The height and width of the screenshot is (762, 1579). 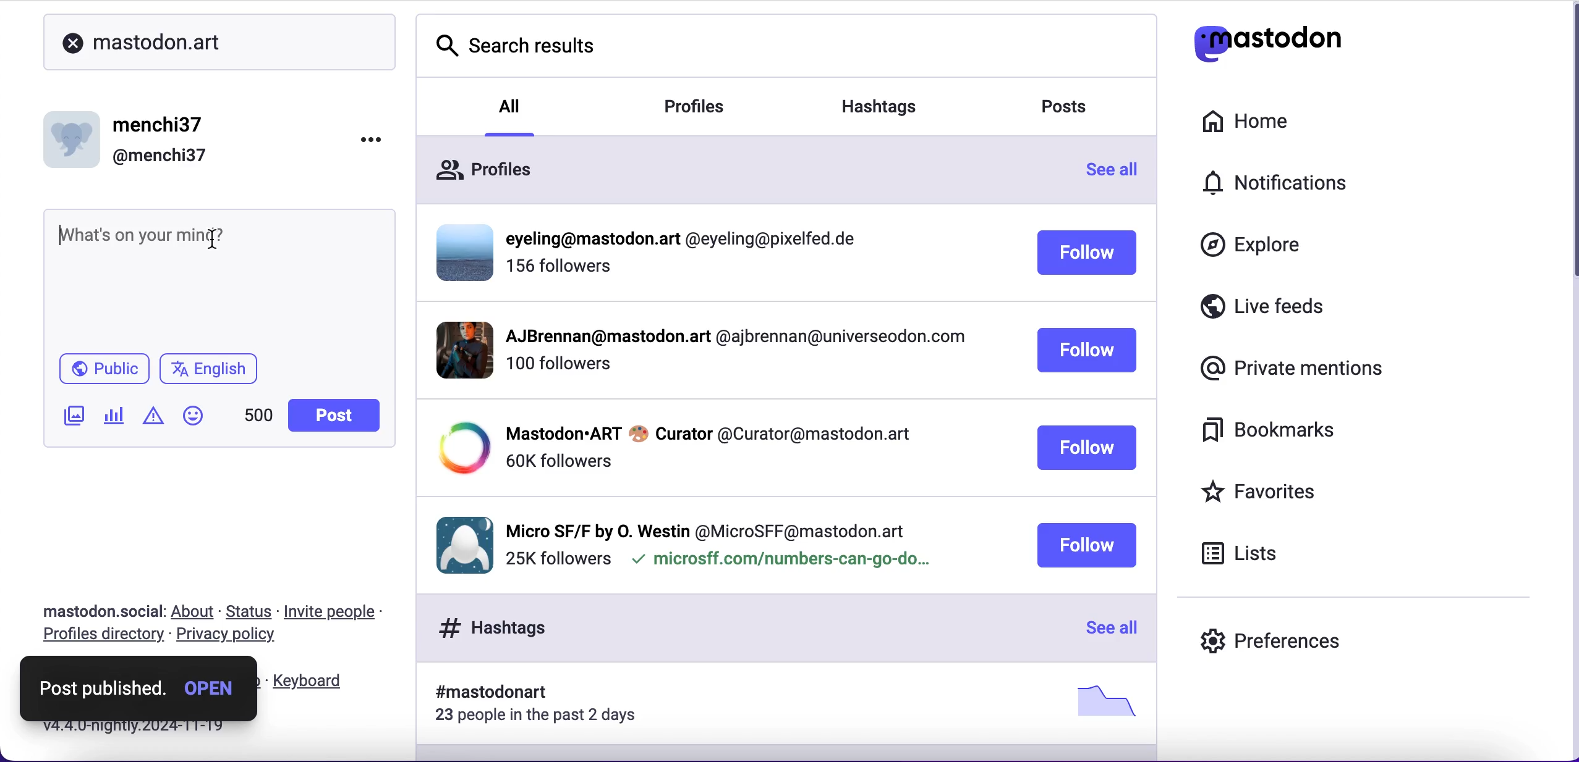 What do you see at coordinates (544, 718) in the screenshot?
I see `23 people in the past 2 days` at bounding box center [544, 718].